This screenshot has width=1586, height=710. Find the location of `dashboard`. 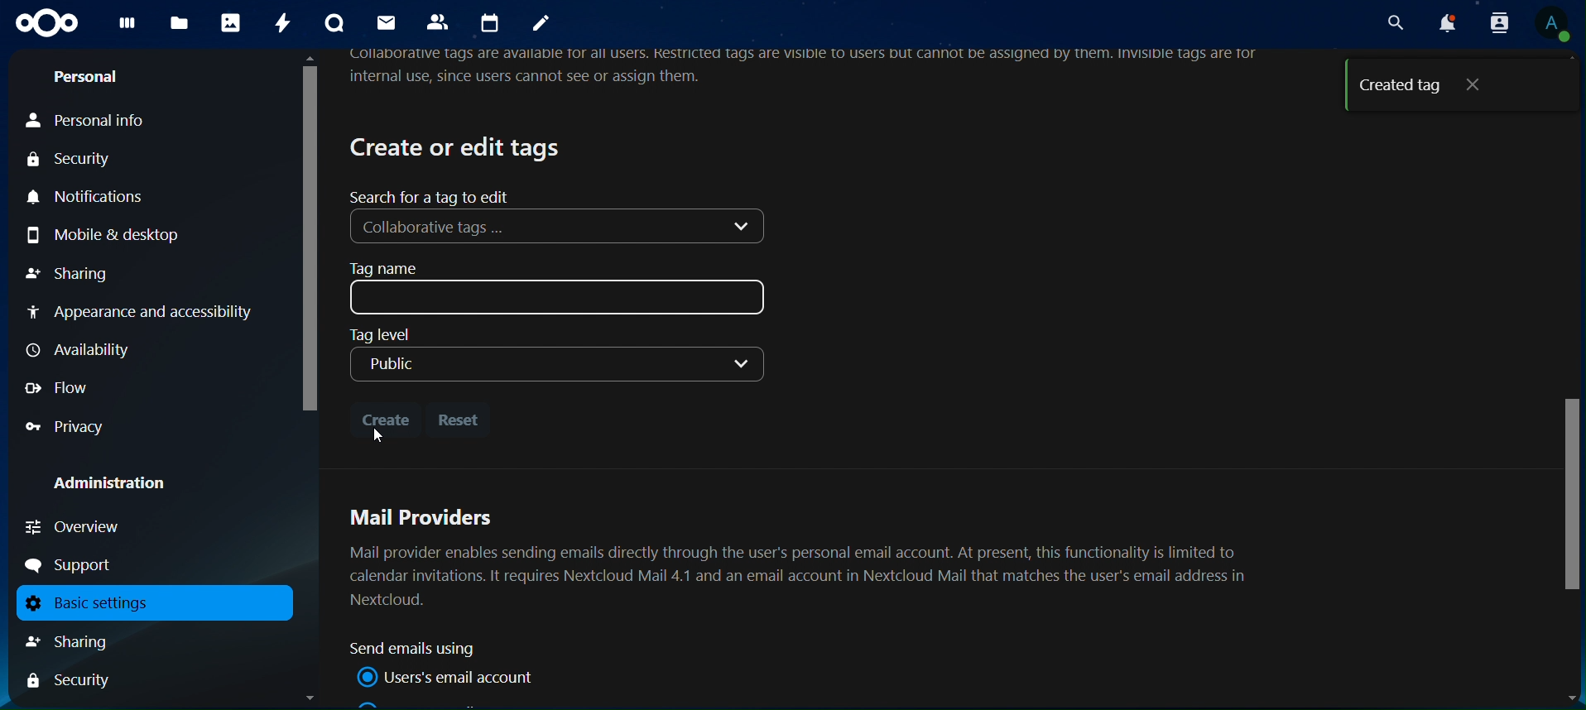

dashboard is located at coordinates (127, 27).